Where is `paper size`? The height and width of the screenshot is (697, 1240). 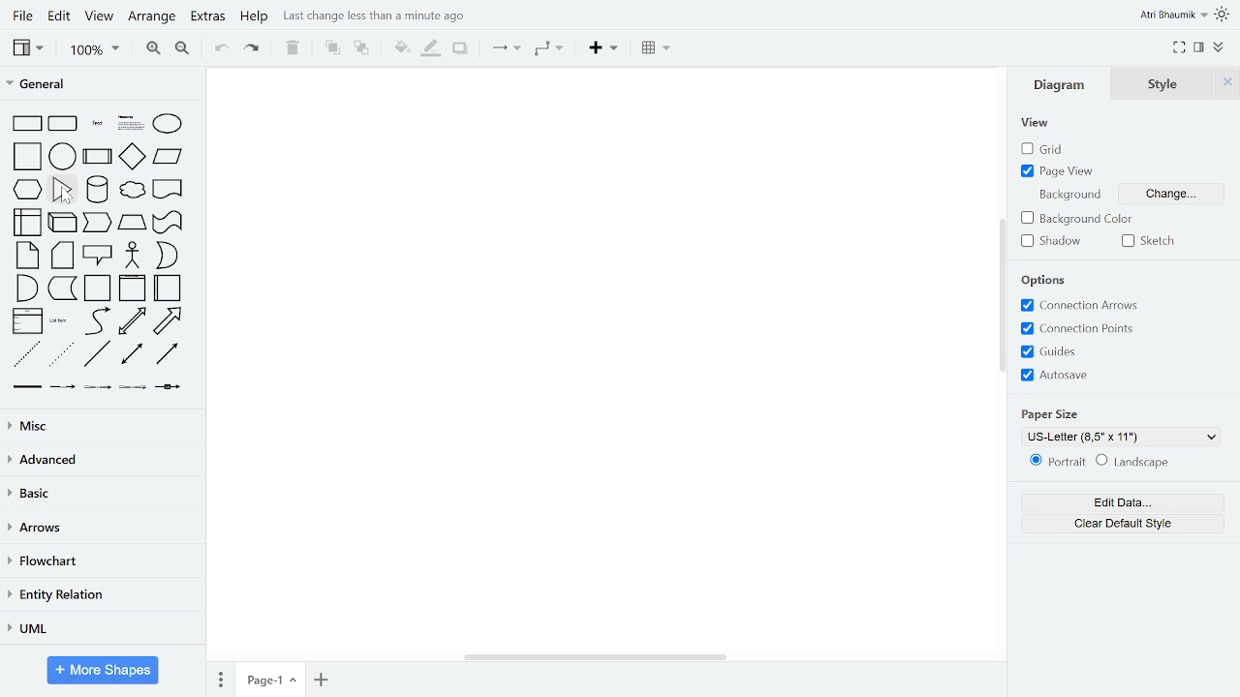 paper size is located at coordinates (1049, 412).